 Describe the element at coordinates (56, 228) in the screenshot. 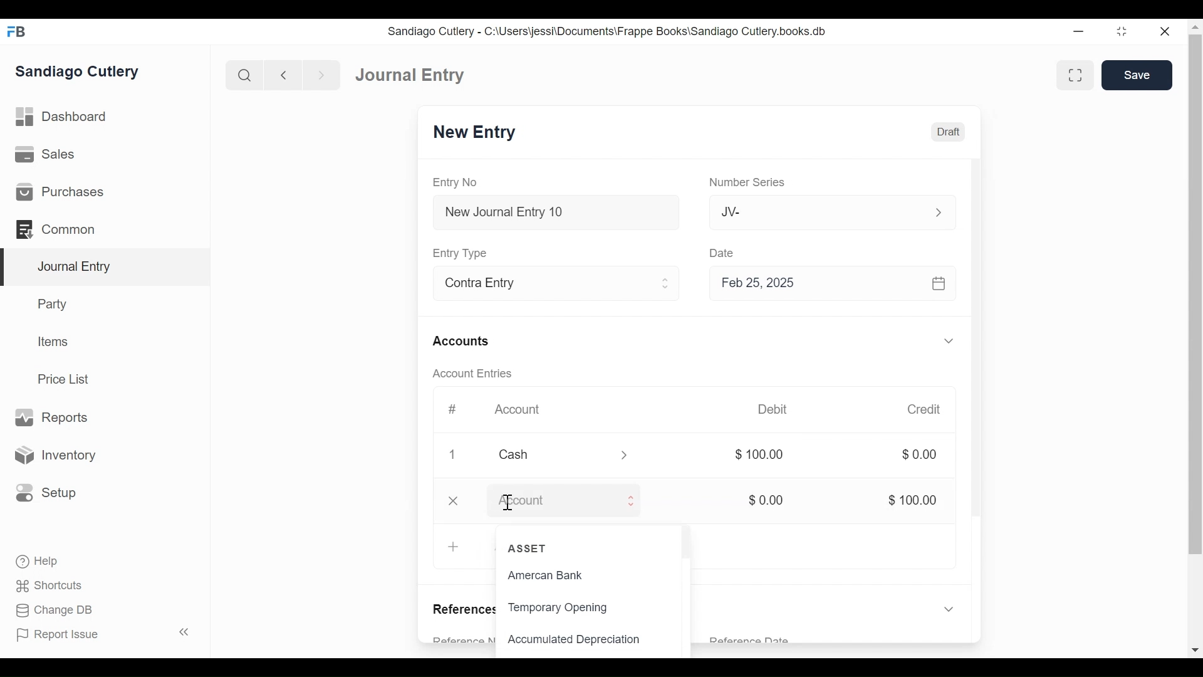

I see `Common` at that location.